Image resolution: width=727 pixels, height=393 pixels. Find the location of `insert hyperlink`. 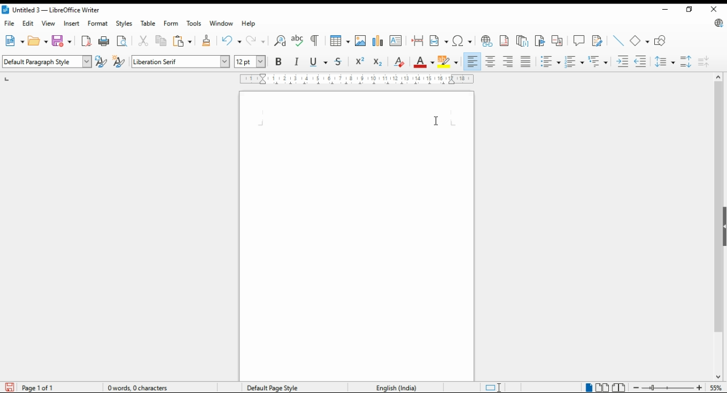

insert hyperlink is located at coordinates (487, 41).